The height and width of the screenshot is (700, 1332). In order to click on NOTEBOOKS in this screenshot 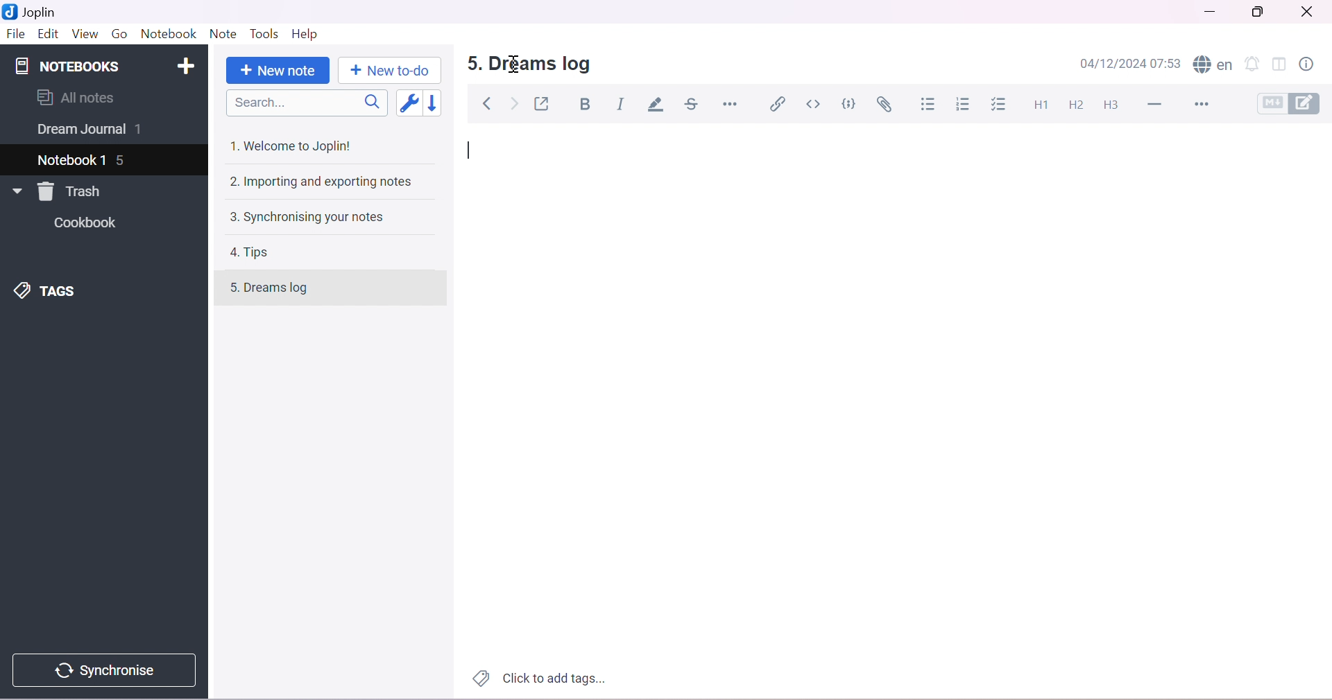, I will do `click(66, 67)`.